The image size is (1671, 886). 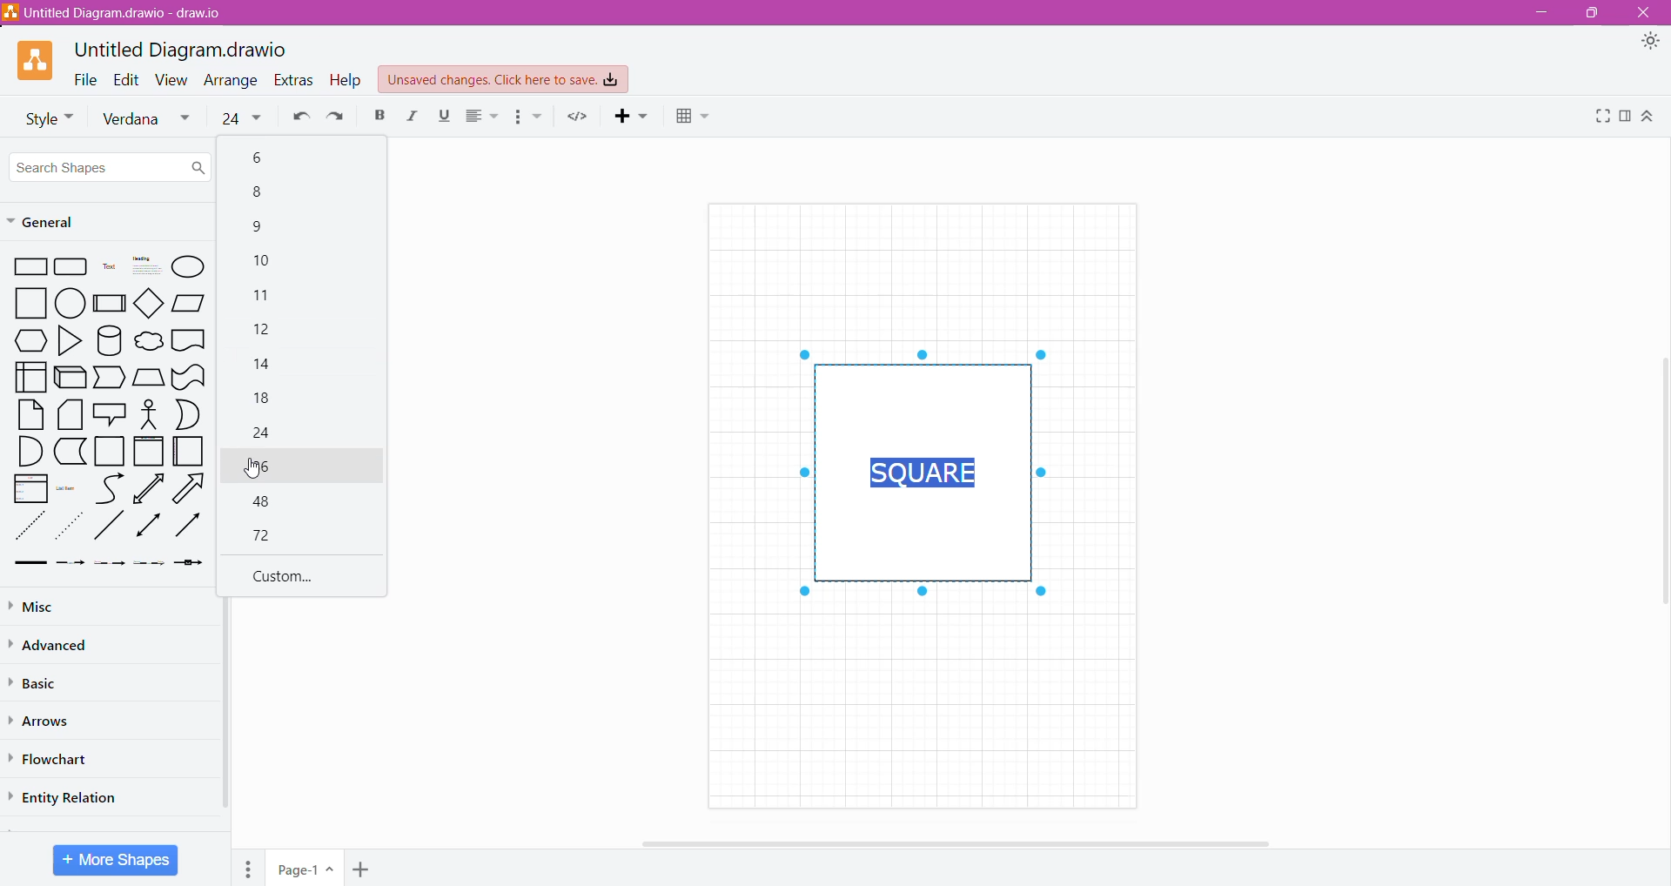 I want to click on Text, so click(x=109, y=268).